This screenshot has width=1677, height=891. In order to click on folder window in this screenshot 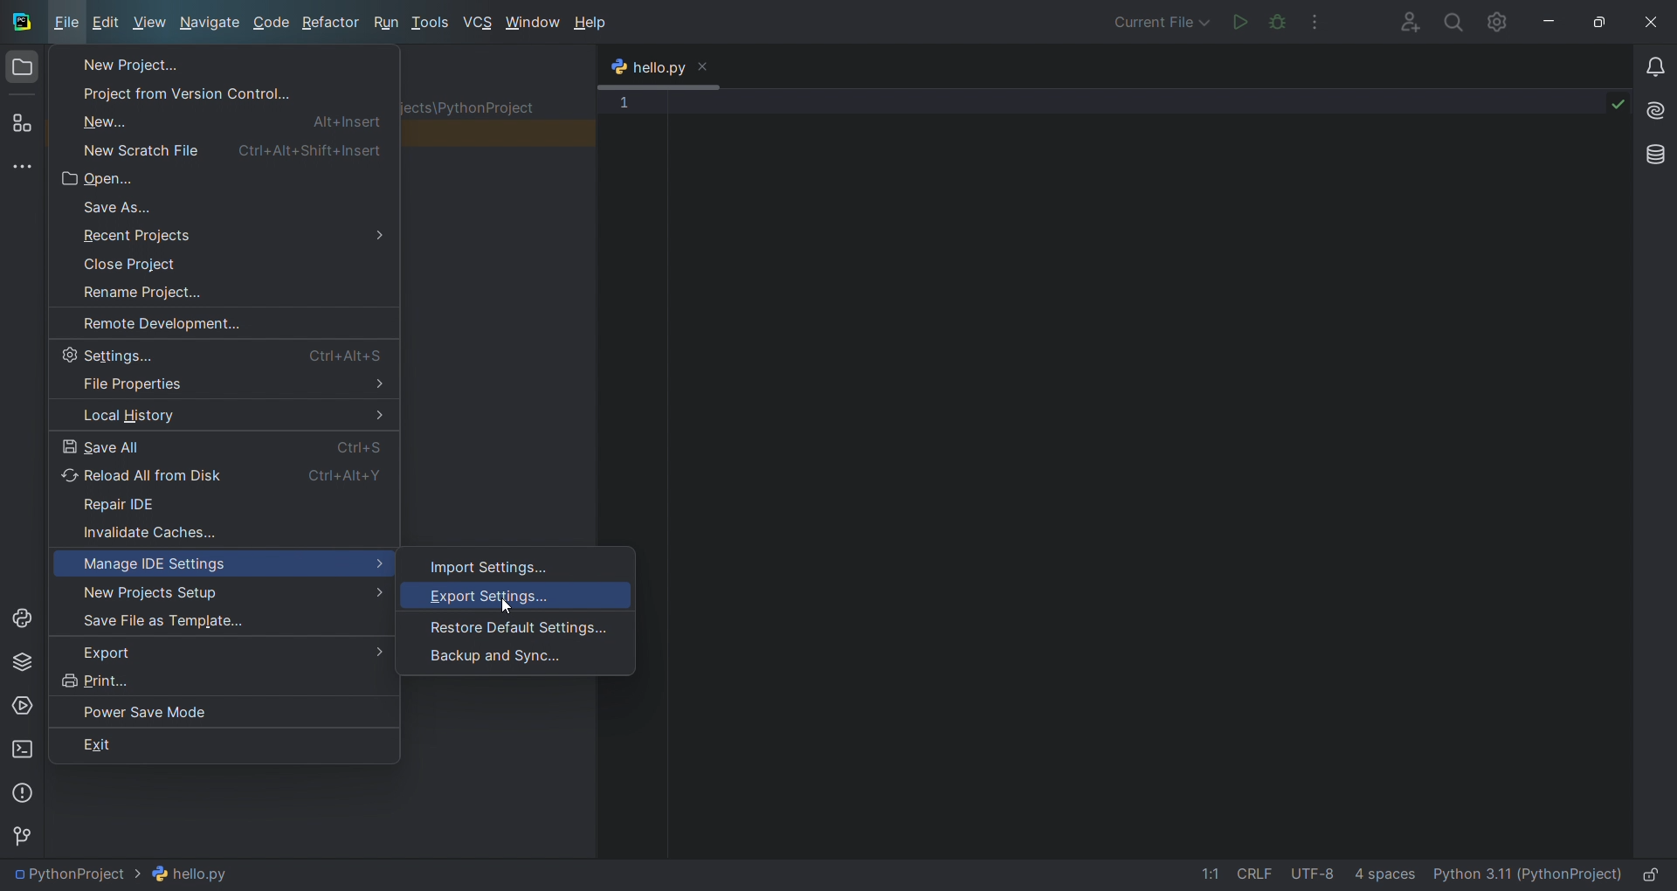, I will do `click(22, 72)`.